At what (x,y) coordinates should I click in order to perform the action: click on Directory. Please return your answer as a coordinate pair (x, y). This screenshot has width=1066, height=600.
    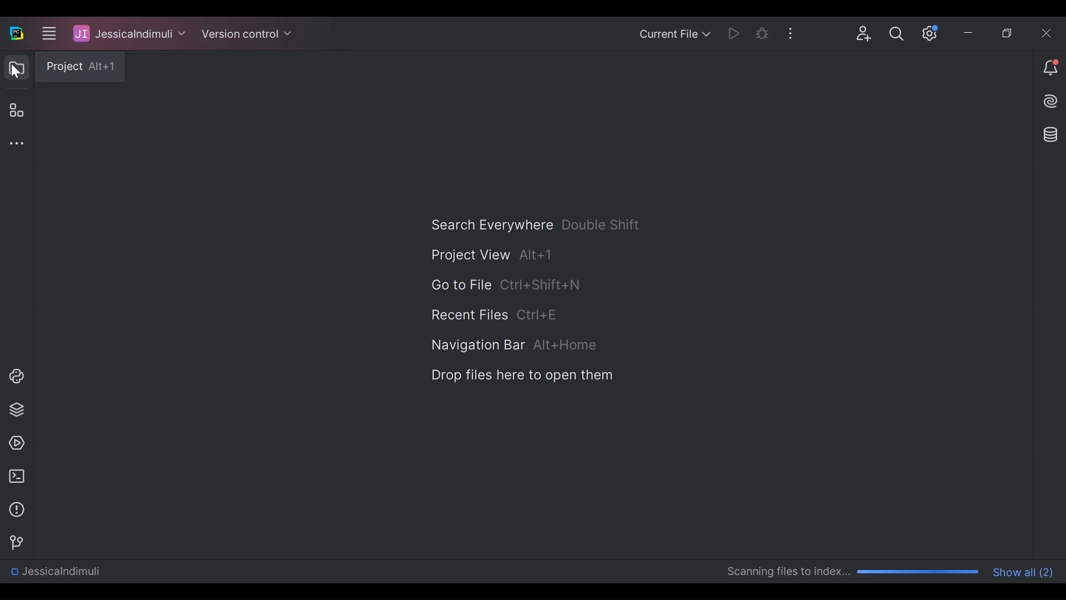
    Looking at the image, I should click on (56, 571).